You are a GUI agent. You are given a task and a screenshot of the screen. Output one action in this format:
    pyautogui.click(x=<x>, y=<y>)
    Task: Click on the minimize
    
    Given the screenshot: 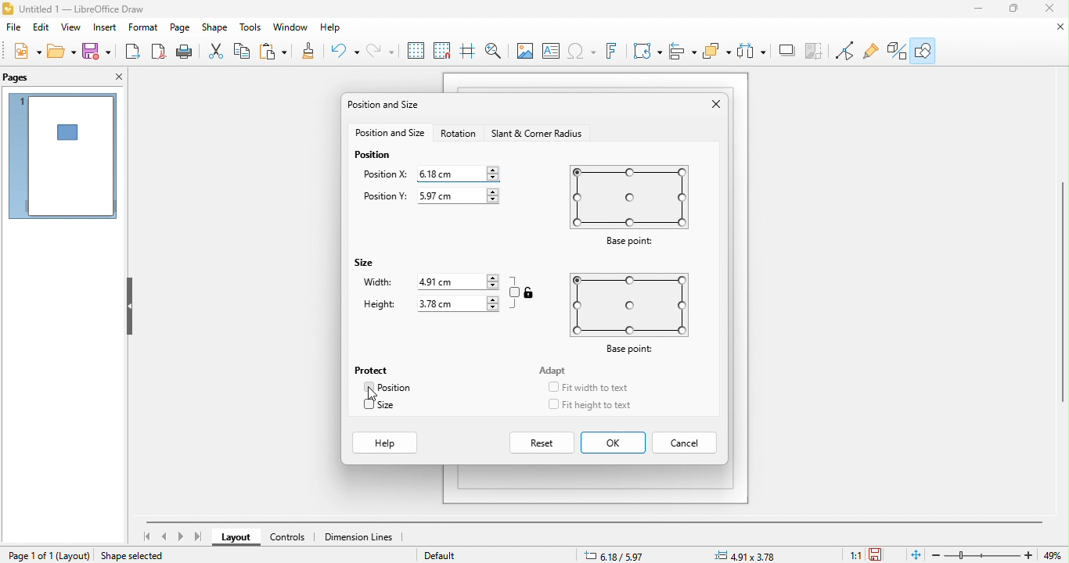 What is the action you would take?
    pyautogui.click(x=1055, y=27)
    